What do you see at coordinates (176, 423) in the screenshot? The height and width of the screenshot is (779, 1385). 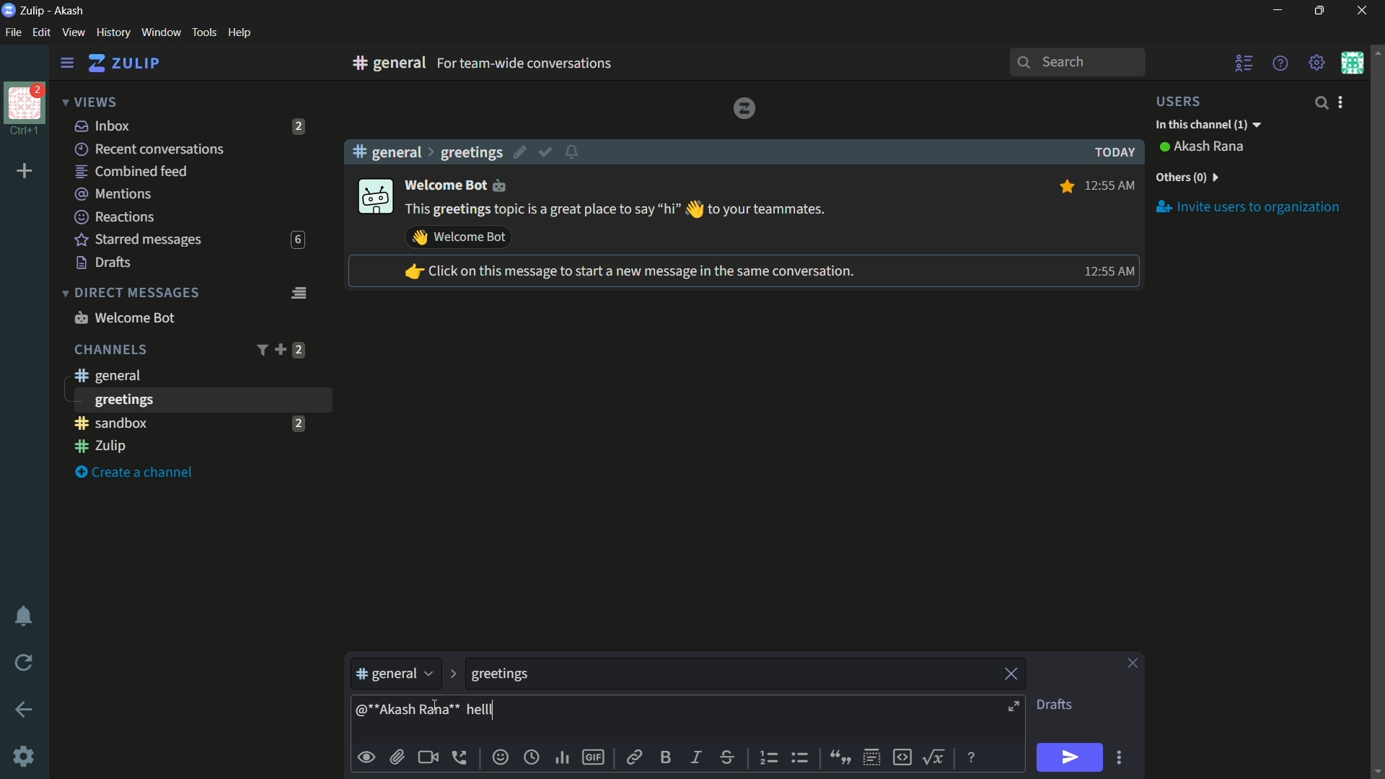 I see `sandbox` at bounding box center [176, 423].